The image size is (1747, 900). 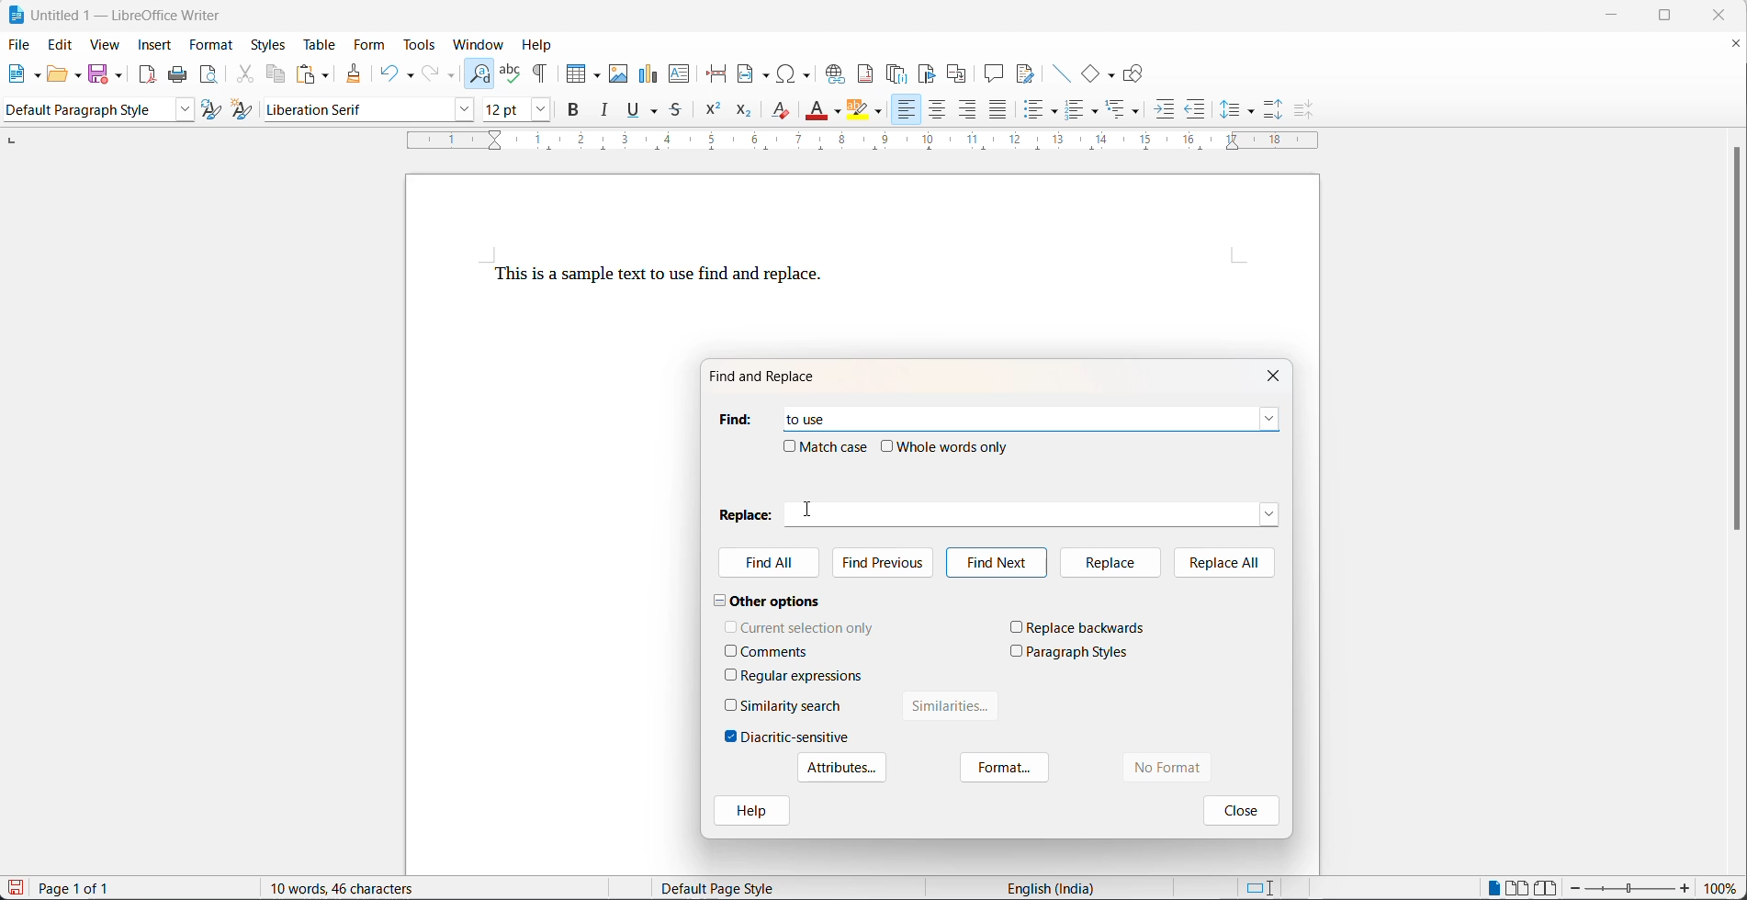 I want to click on basic shapes functions, so click(x=1112, y=74).